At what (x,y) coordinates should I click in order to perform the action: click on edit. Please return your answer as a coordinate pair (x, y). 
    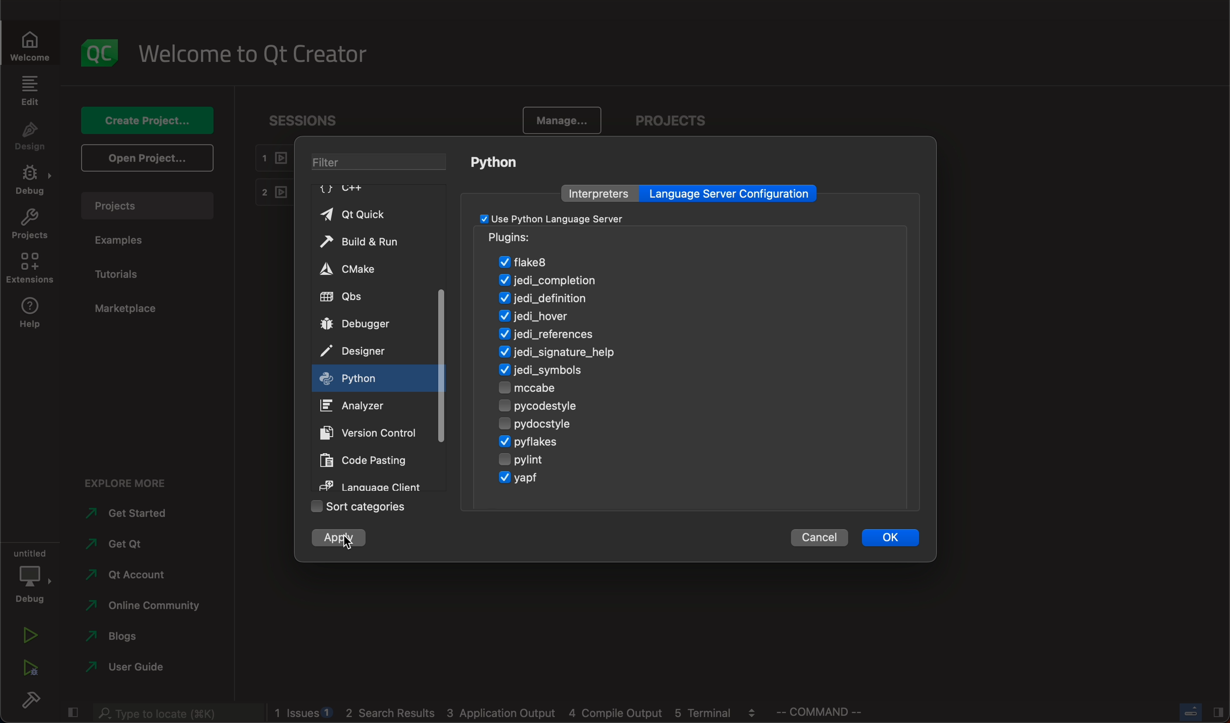
    Looking at the image, I should click on (29, 91).